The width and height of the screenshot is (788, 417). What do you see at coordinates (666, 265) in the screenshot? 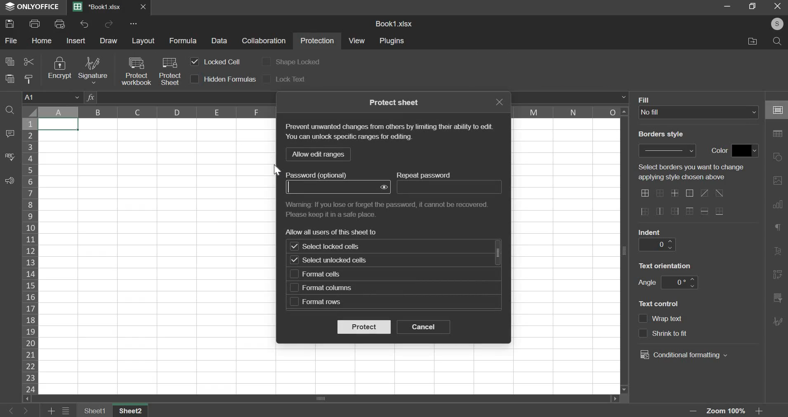
I see `text` at bounding box center [666, 265].